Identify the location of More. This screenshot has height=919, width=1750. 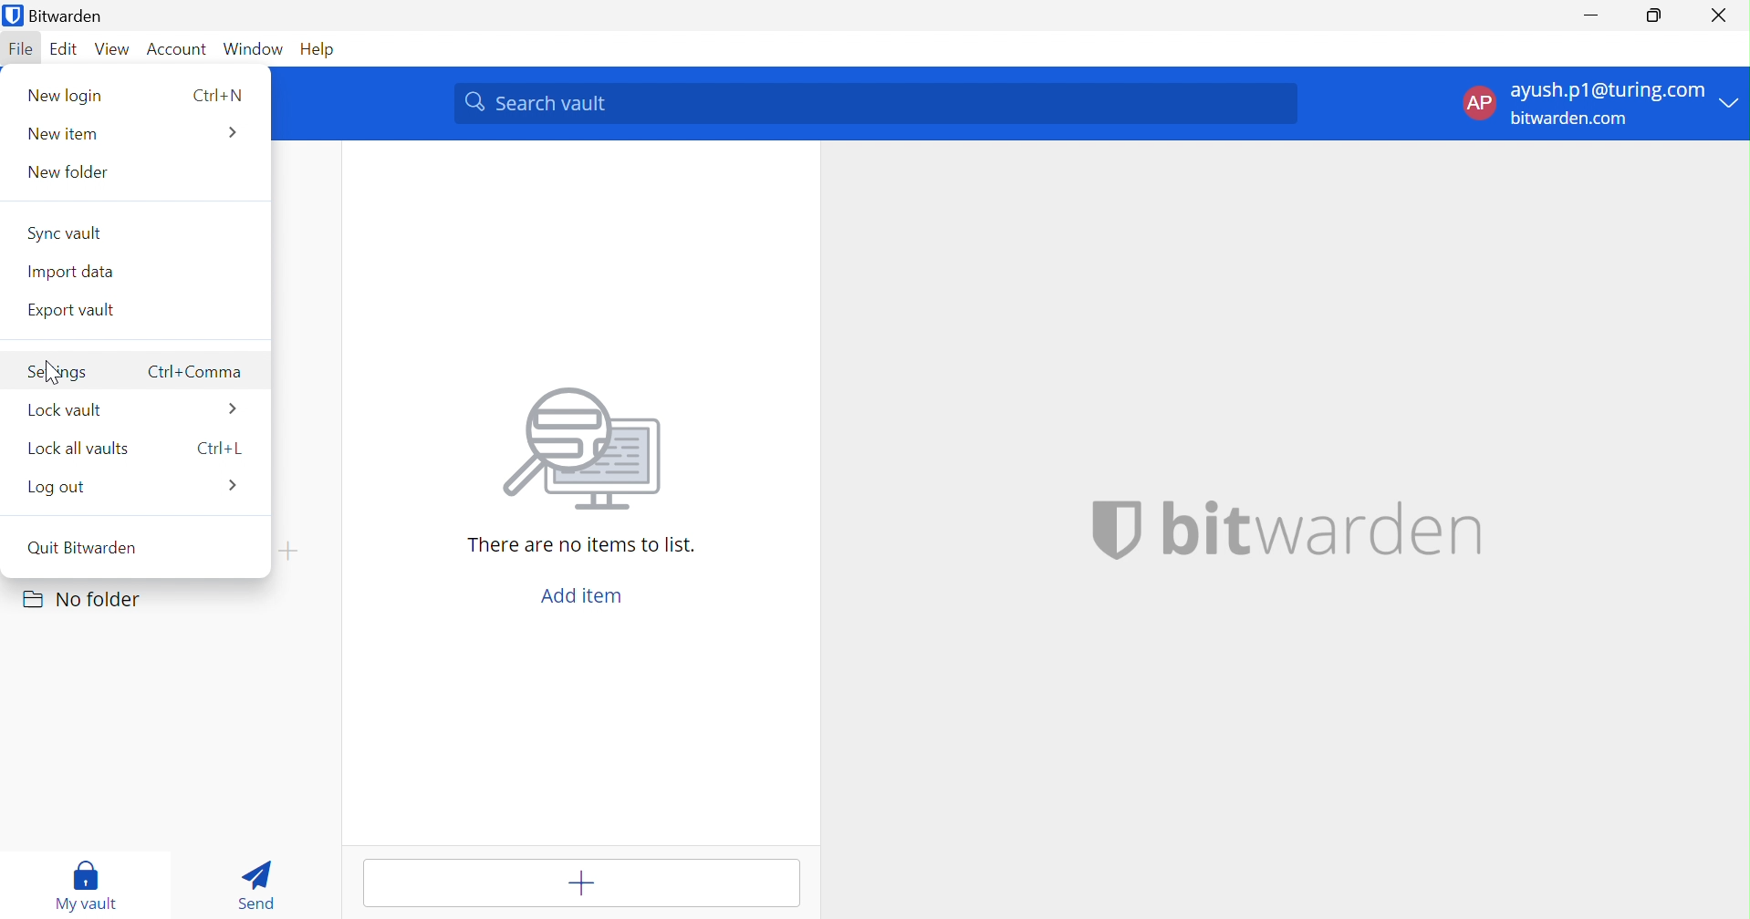
(233, 408).